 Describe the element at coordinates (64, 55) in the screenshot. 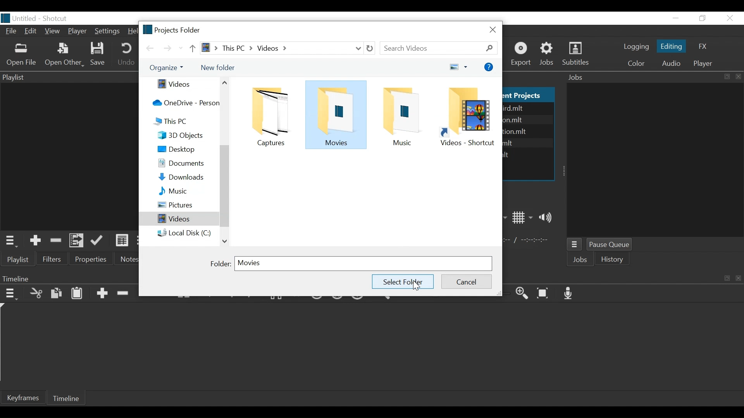

I see `Open Other` at that location.